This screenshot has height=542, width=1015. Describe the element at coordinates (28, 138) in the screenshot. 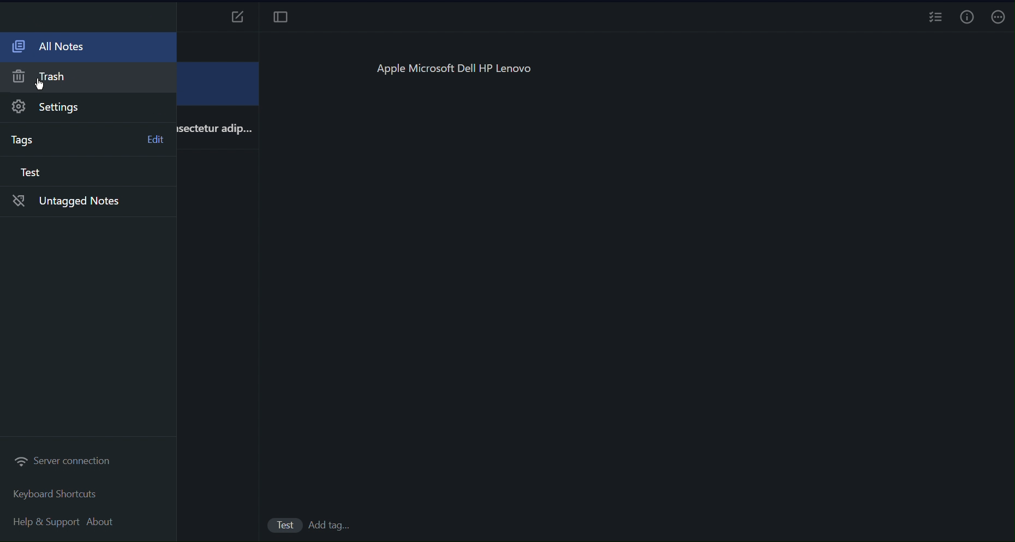

I see `Tags` at that location.